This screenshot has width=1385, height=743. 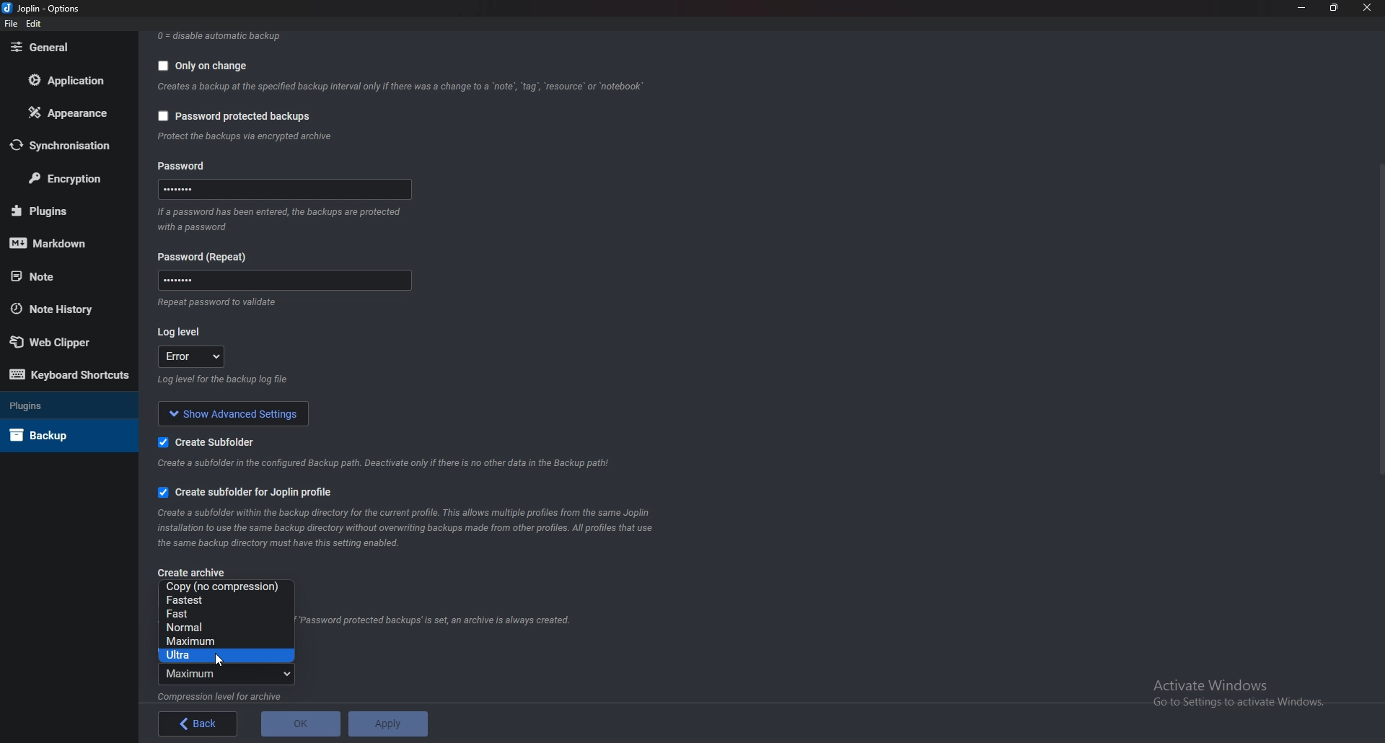 I want to click on Info on log level, so click(x=224, y=379).